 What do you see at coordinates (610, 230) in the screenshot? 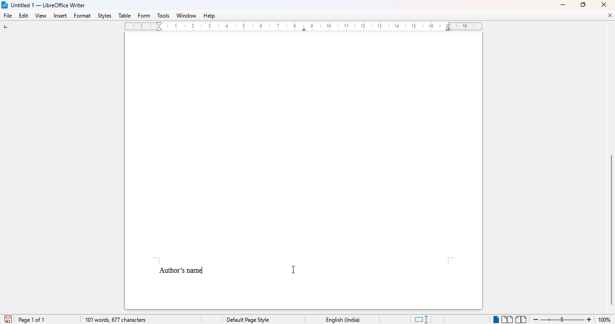
I see `vertical scroll bar` at bounding box center [610, 230].